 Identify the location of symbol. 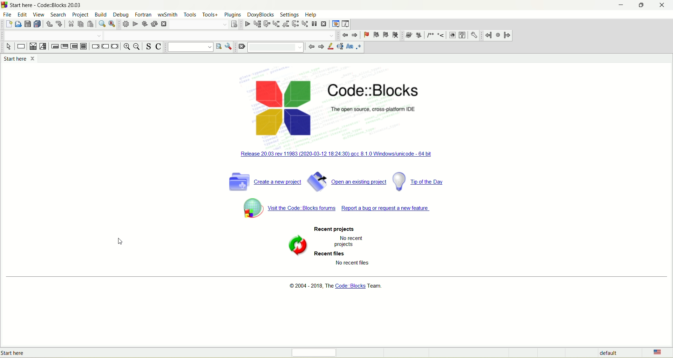
(253, 208).